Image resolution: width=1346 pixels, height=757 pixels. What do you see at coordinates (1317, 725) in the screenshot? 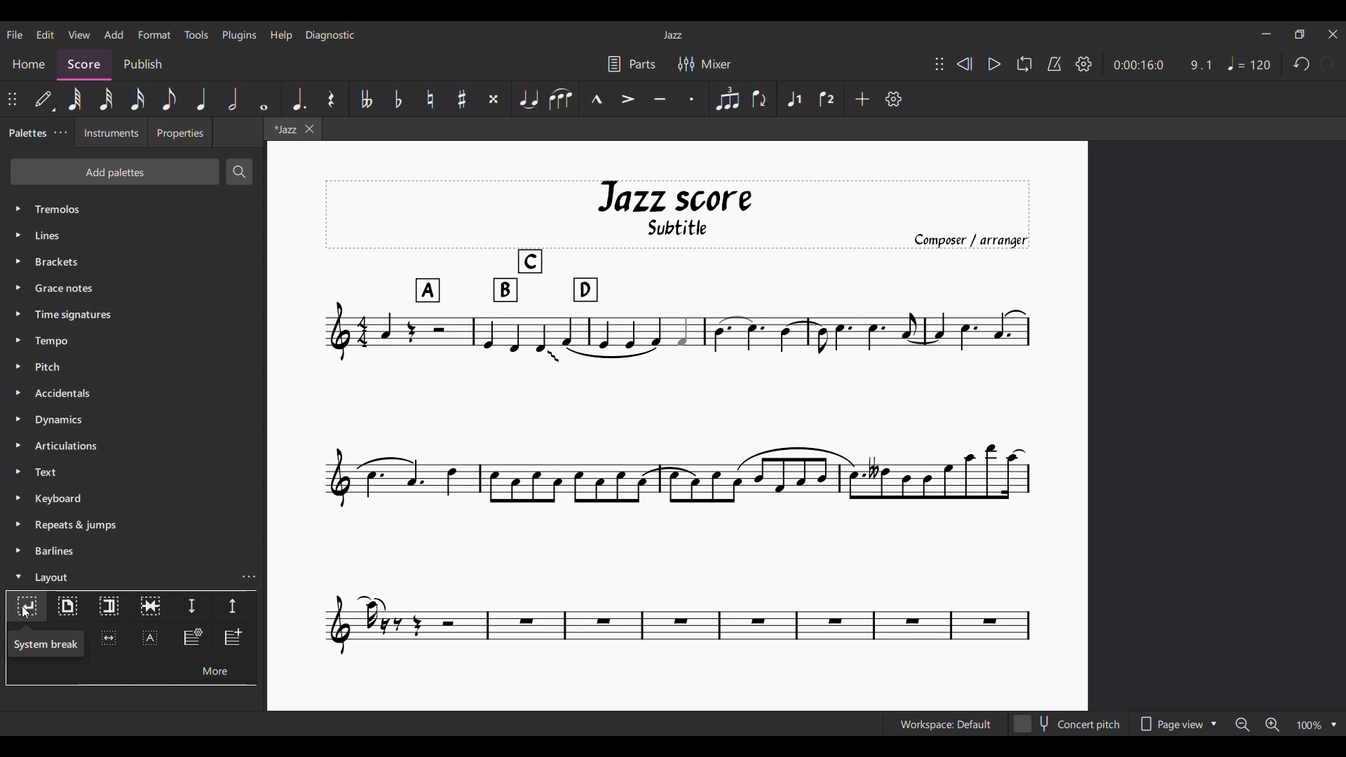
I see `Zoom options` at bounding box center [1317, 725].